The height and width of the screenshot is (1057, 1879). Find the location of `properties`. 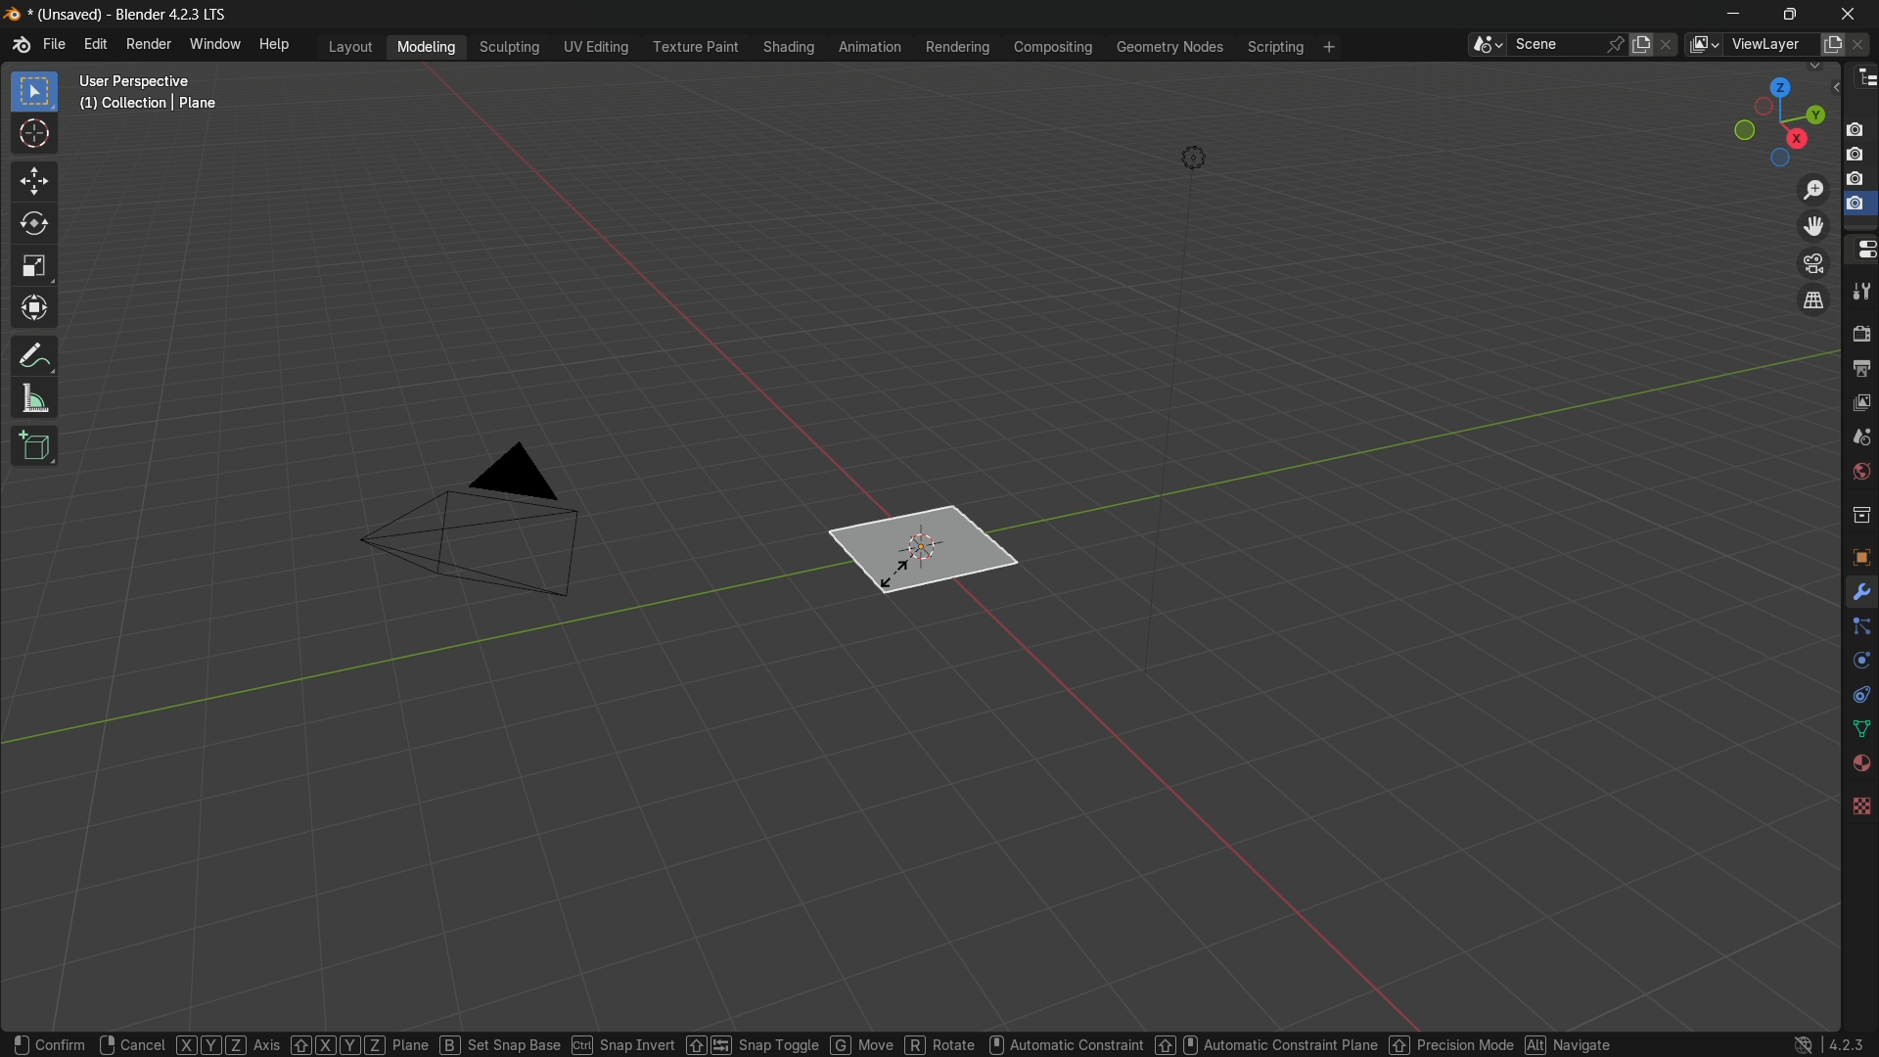

properties is located at coordinates (1862, 247).